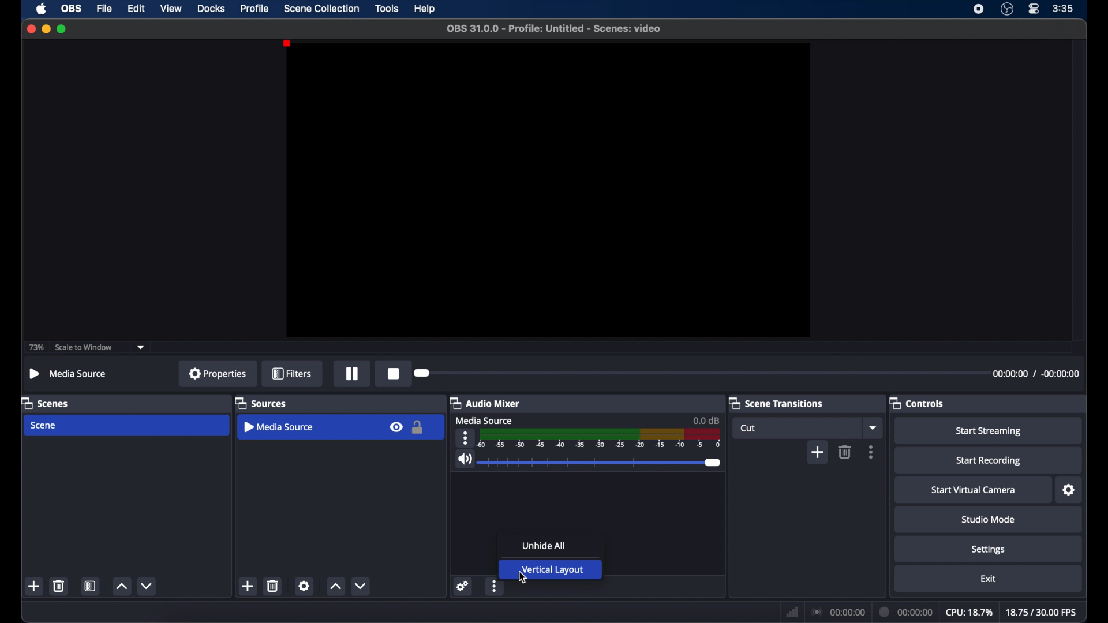 Image resolution: width=1108 pixels, height=623 pixels. Describe the element at coordinates (136, 9) in the screenshot. I see `edit` at that location.